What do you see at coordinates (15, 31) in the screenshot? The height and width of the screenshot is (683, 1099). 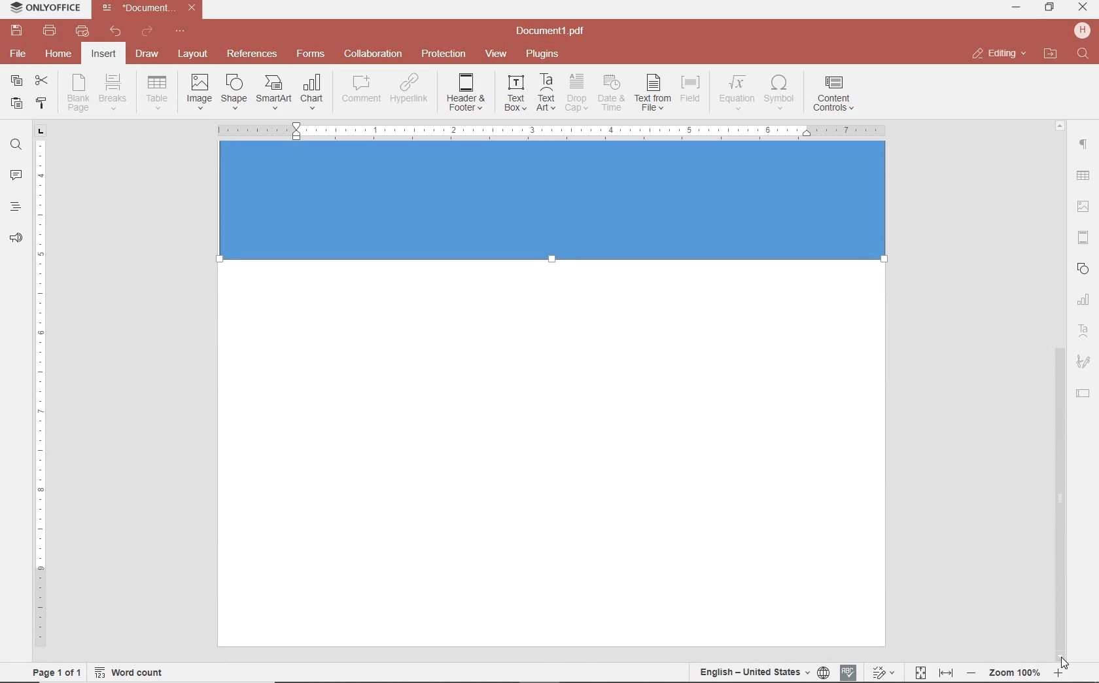 I see `save` at bounding box center [15, 31].